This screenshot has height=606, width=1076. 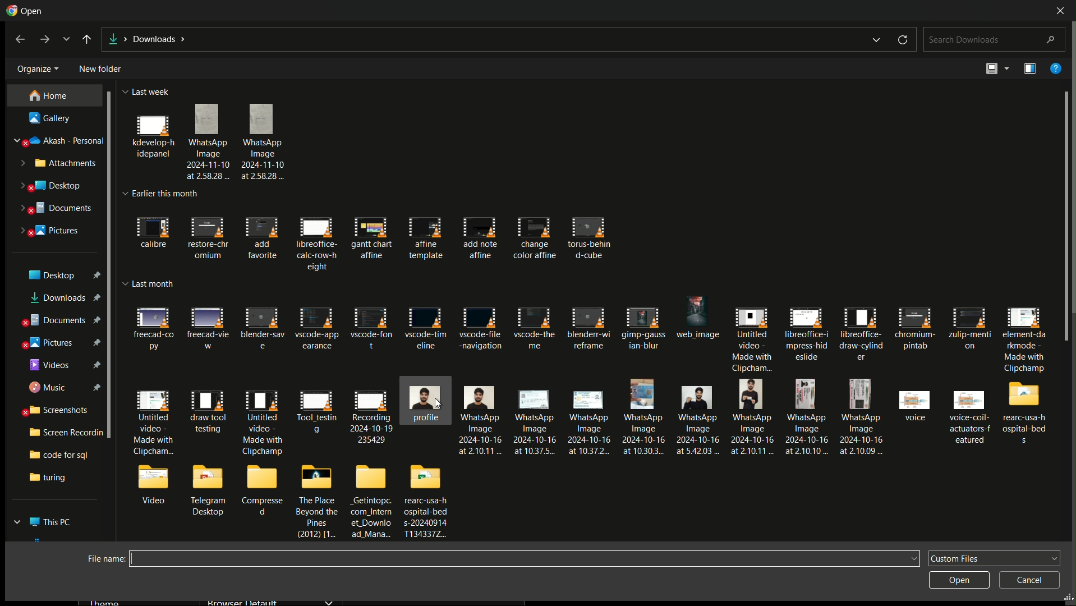 I want to click on last week, so click(x=150, y=92).